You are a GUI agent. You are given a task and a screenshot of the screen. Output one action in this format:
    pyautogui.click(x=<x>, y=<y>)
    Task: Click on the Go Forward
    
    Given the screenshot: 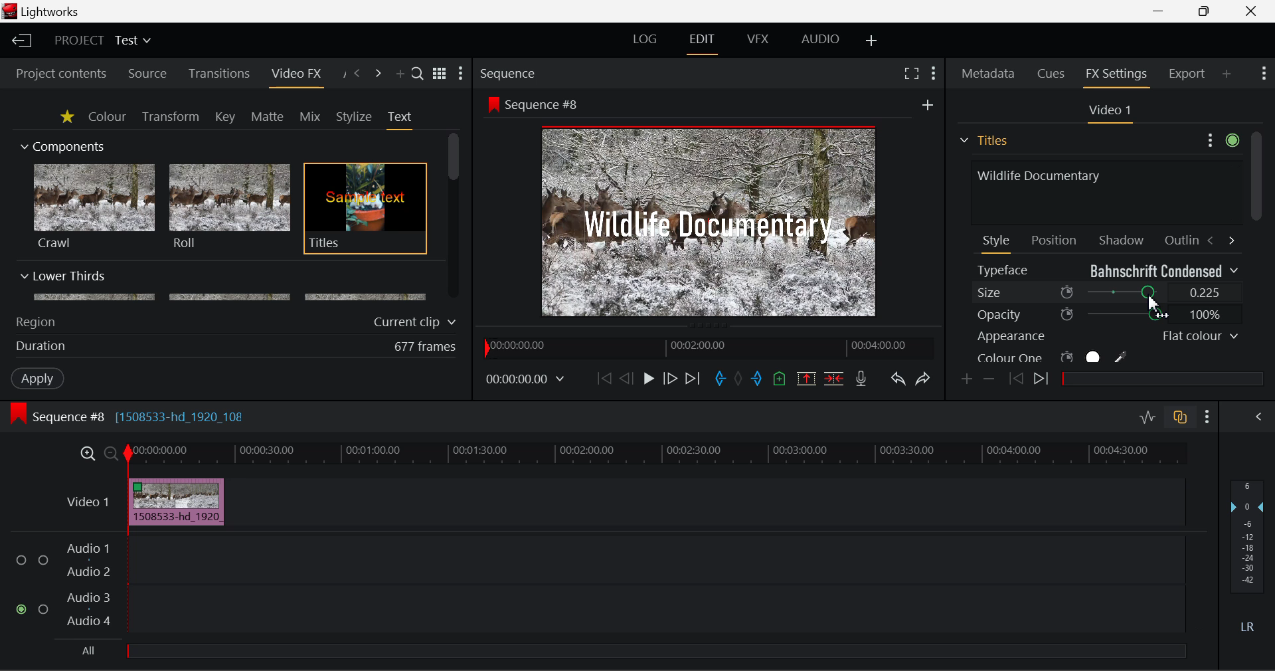 What is the action you would take?
    pyautogui.click(x=669, y=379)
    